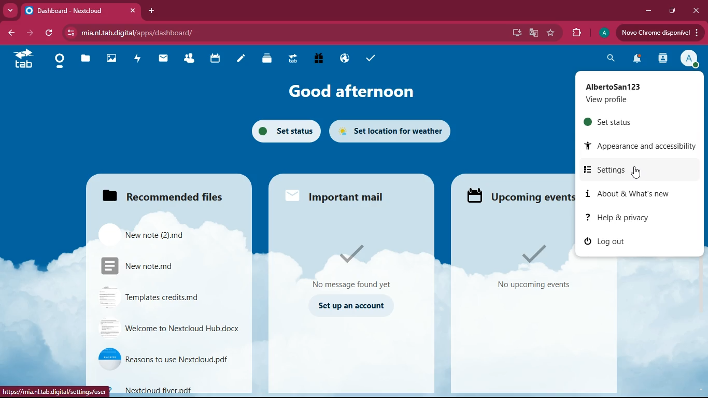 This screenshot has width=708, height=398. Describe the element at coordinates (153, 32) in the screenshot. I see `url` at that location.